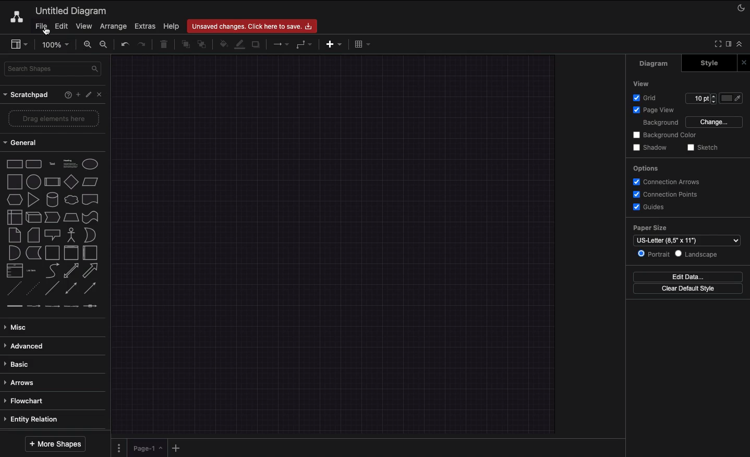  I want to click on Diagram, so click(655, 63).